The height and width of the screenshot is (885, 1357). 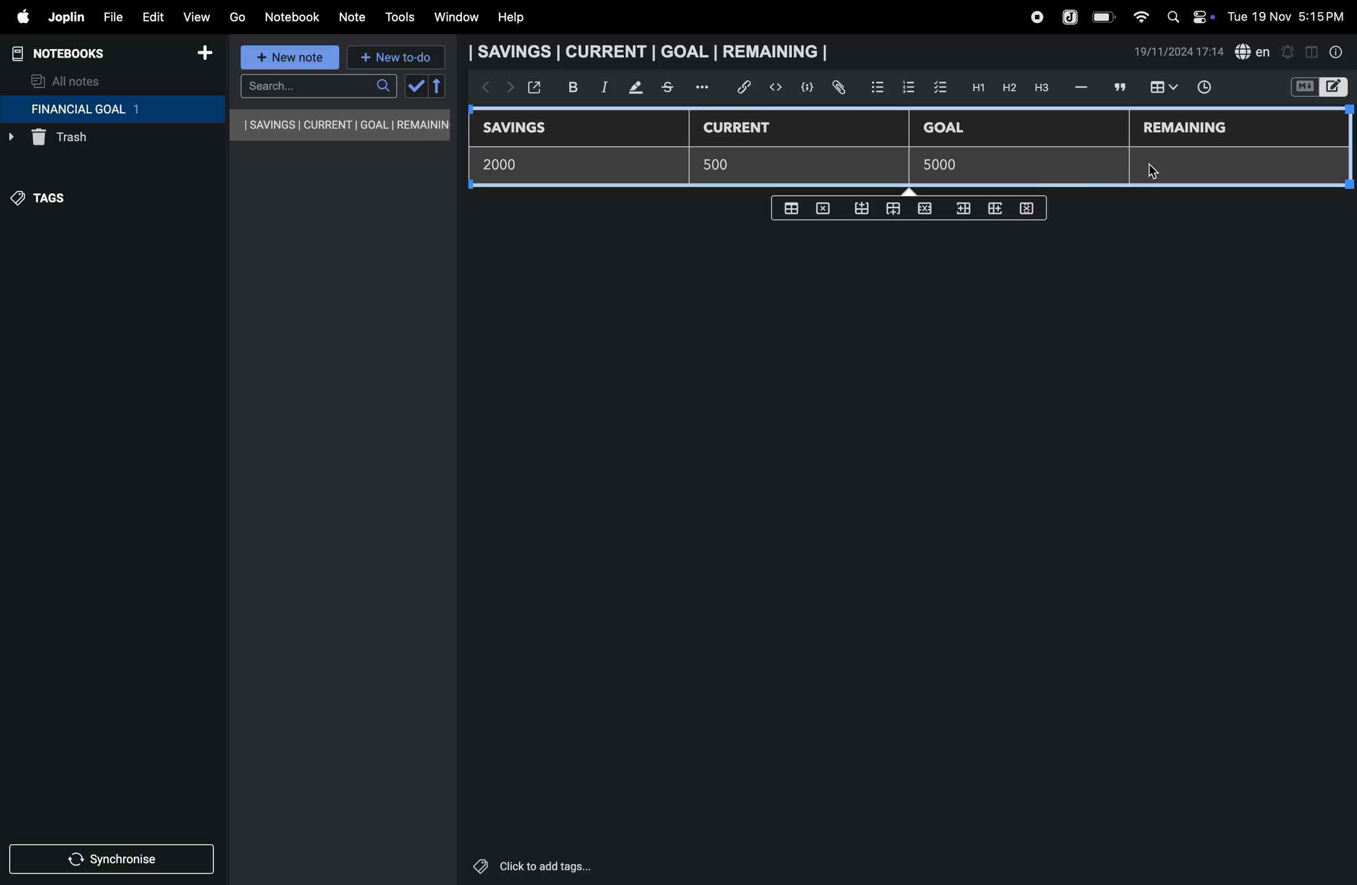 I want to click on heading 3, so click(x=1042, y=88).